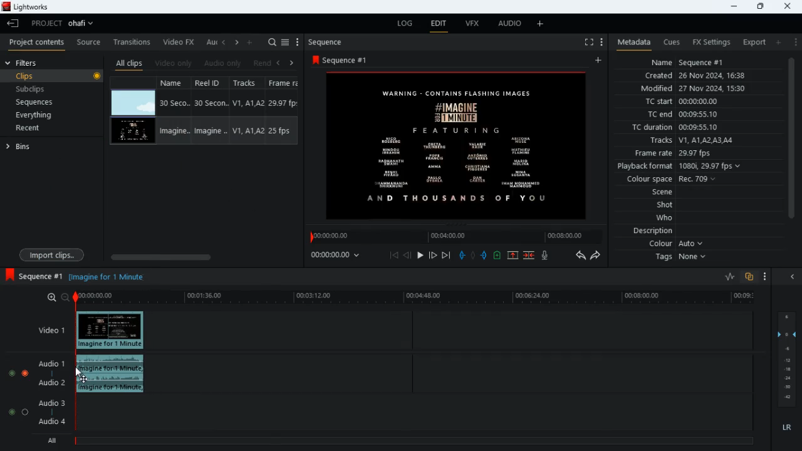 The height and width of the screenshot is (451, 802). I want to click on colour space, so click(668, 180).